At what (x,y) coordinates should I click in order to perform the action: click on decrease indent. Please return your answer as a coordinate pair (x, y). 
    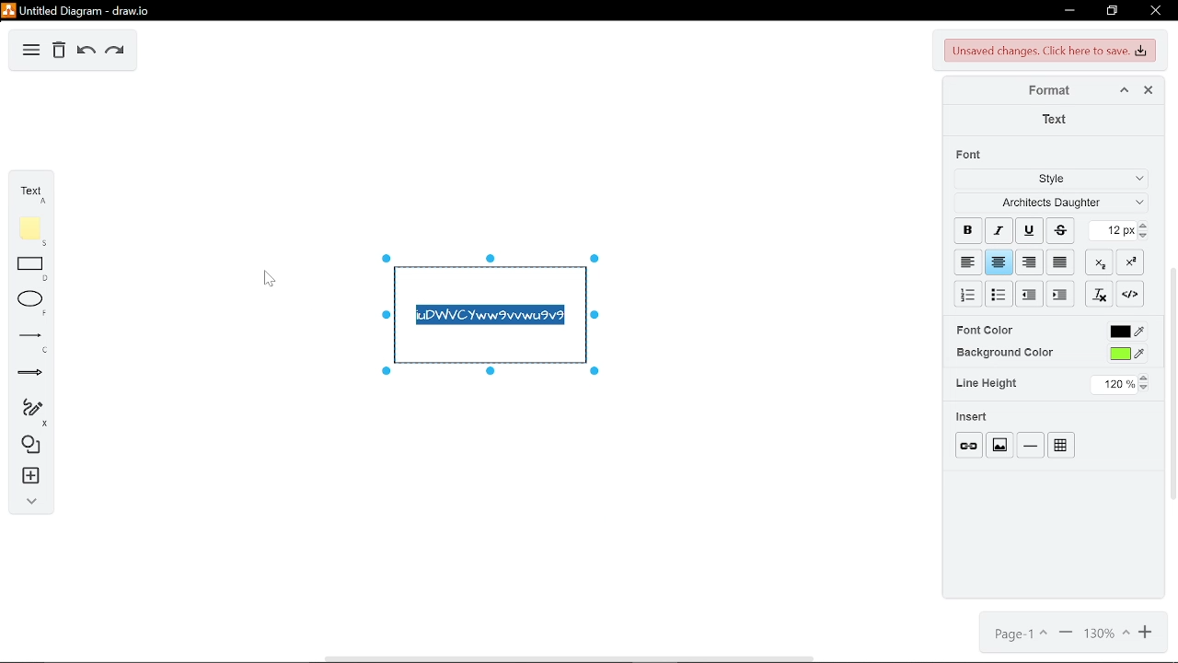
    Looking at the image, I should click on (1060, 295).